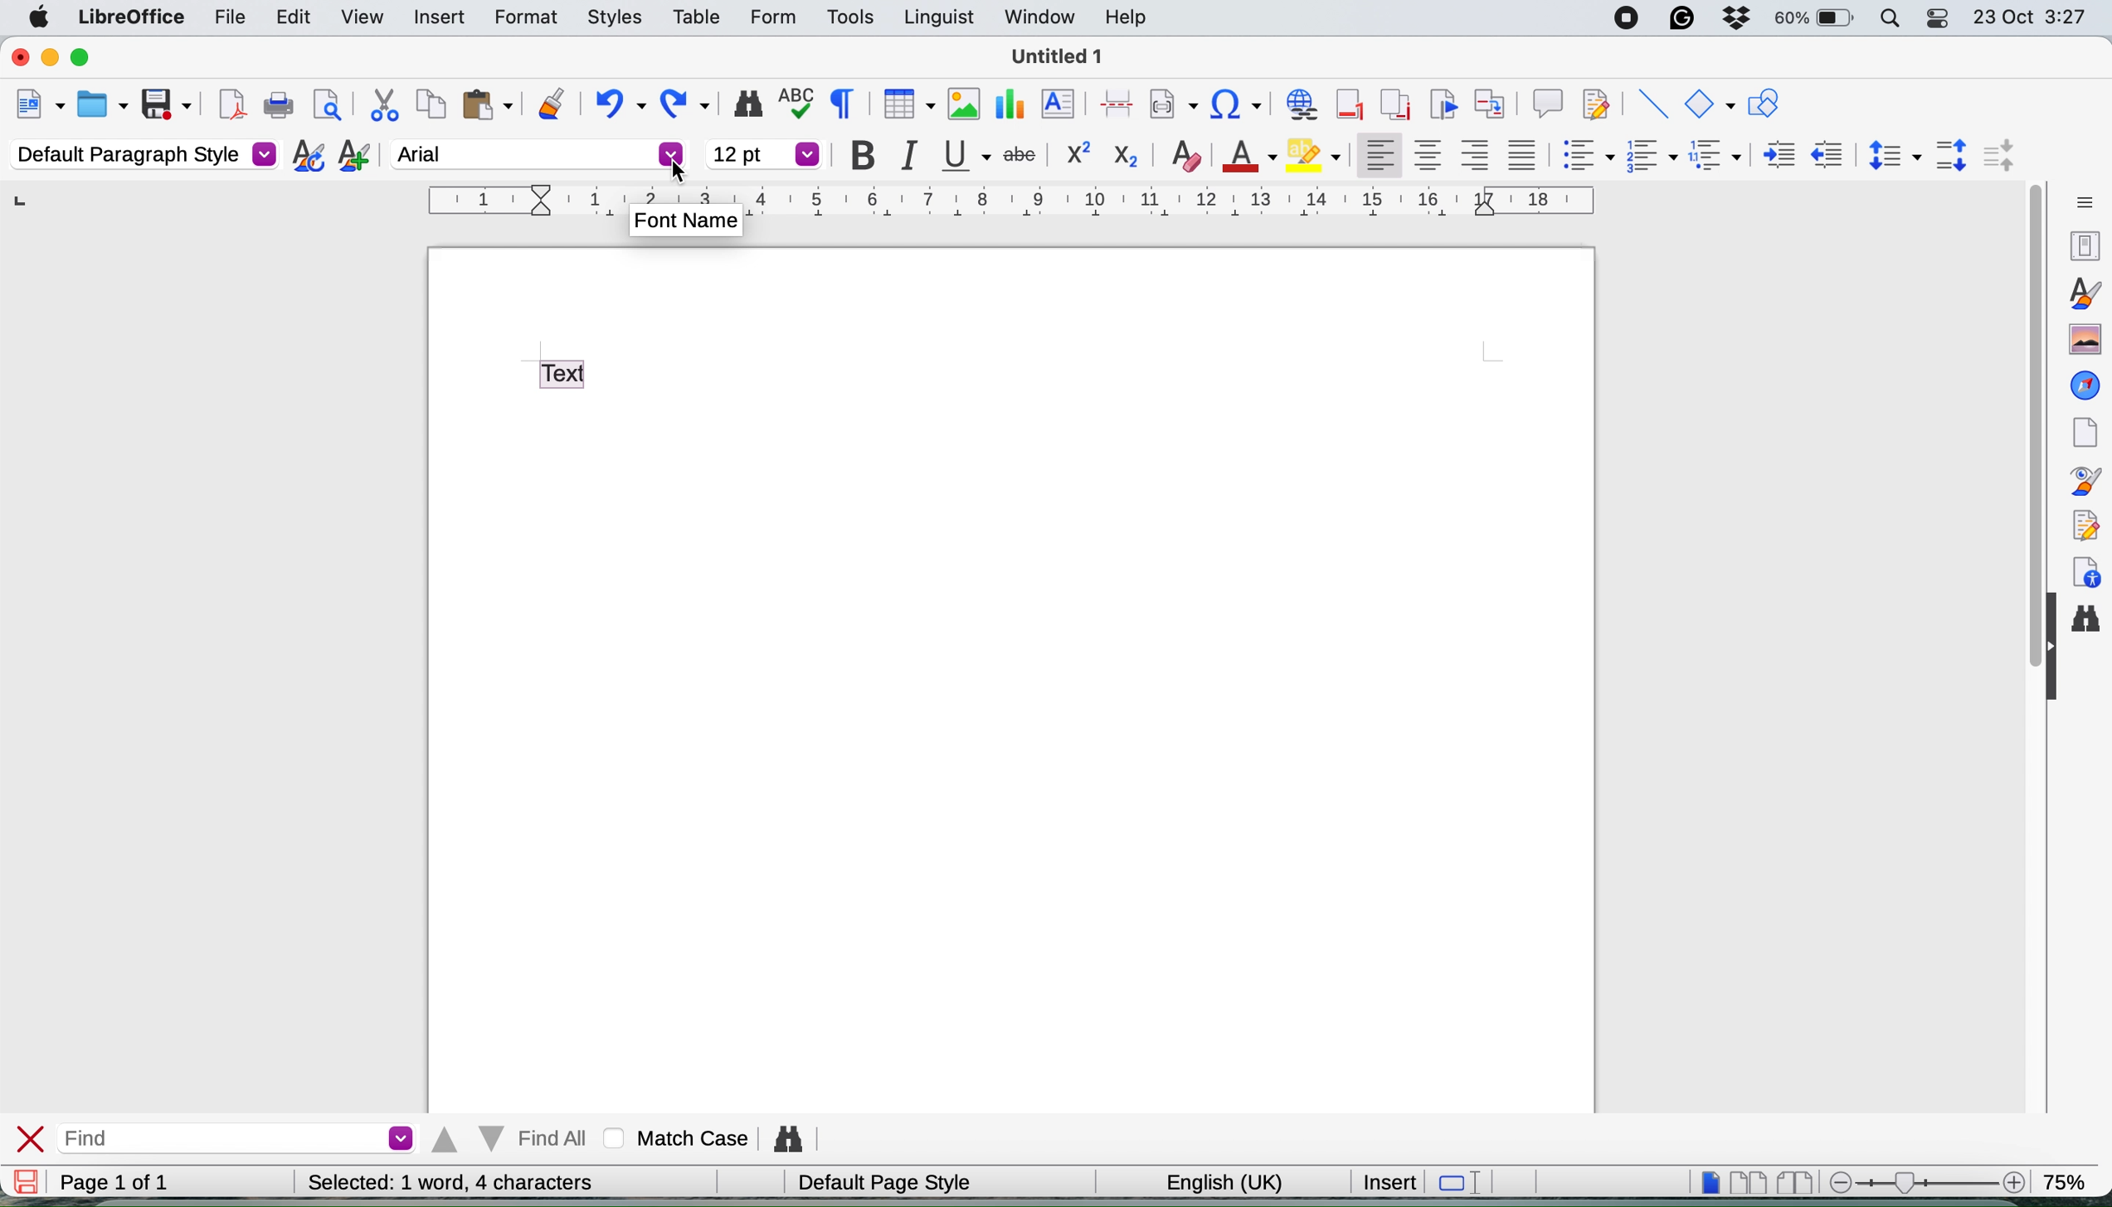 This screenshot has height=1207, width=2112. What do you see at coordinates (1186, 157) in the screenshot?
I see `clear direct formatting` at bounding box center [1186, 157].